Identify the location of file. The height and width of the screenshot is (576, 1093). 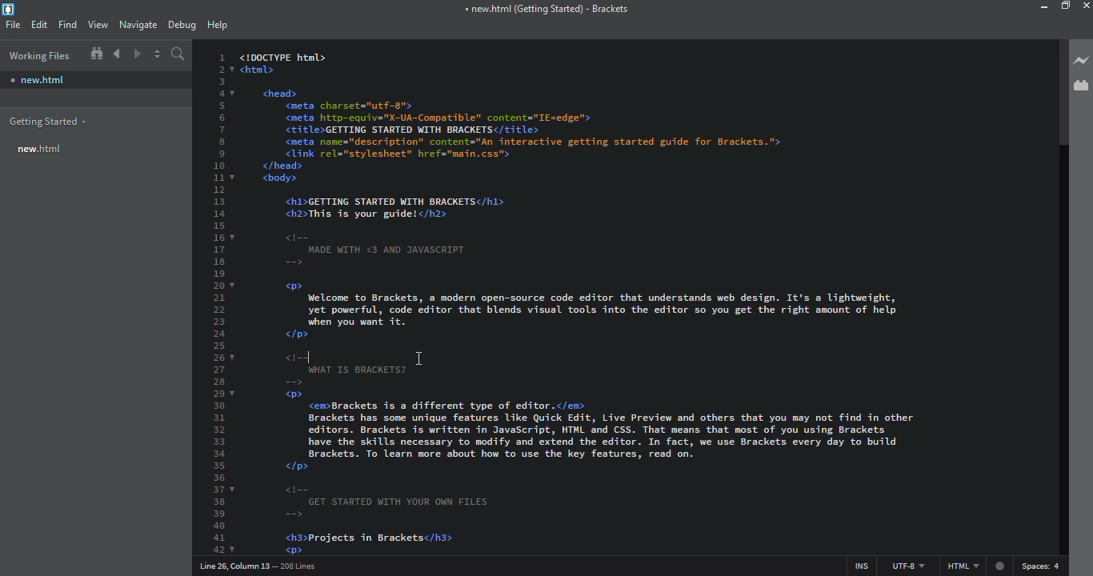
(14, 24).